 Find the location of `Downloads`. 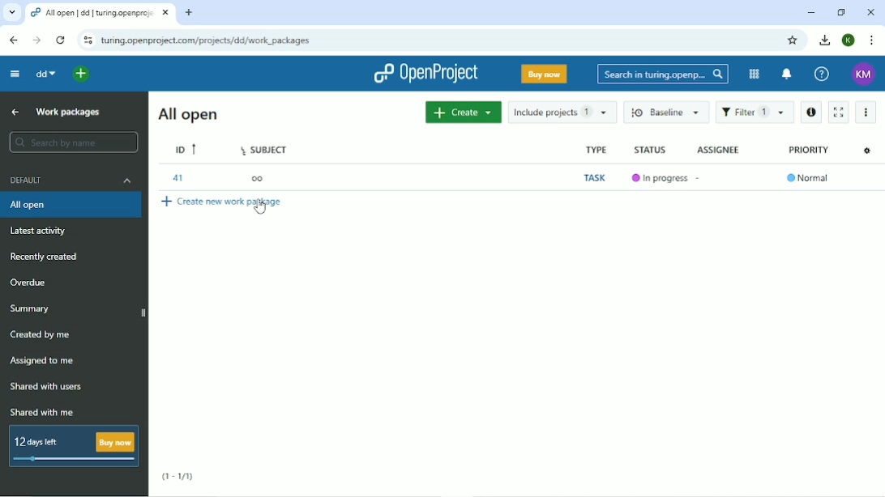

Downloads is located at coordinates (825, 40).